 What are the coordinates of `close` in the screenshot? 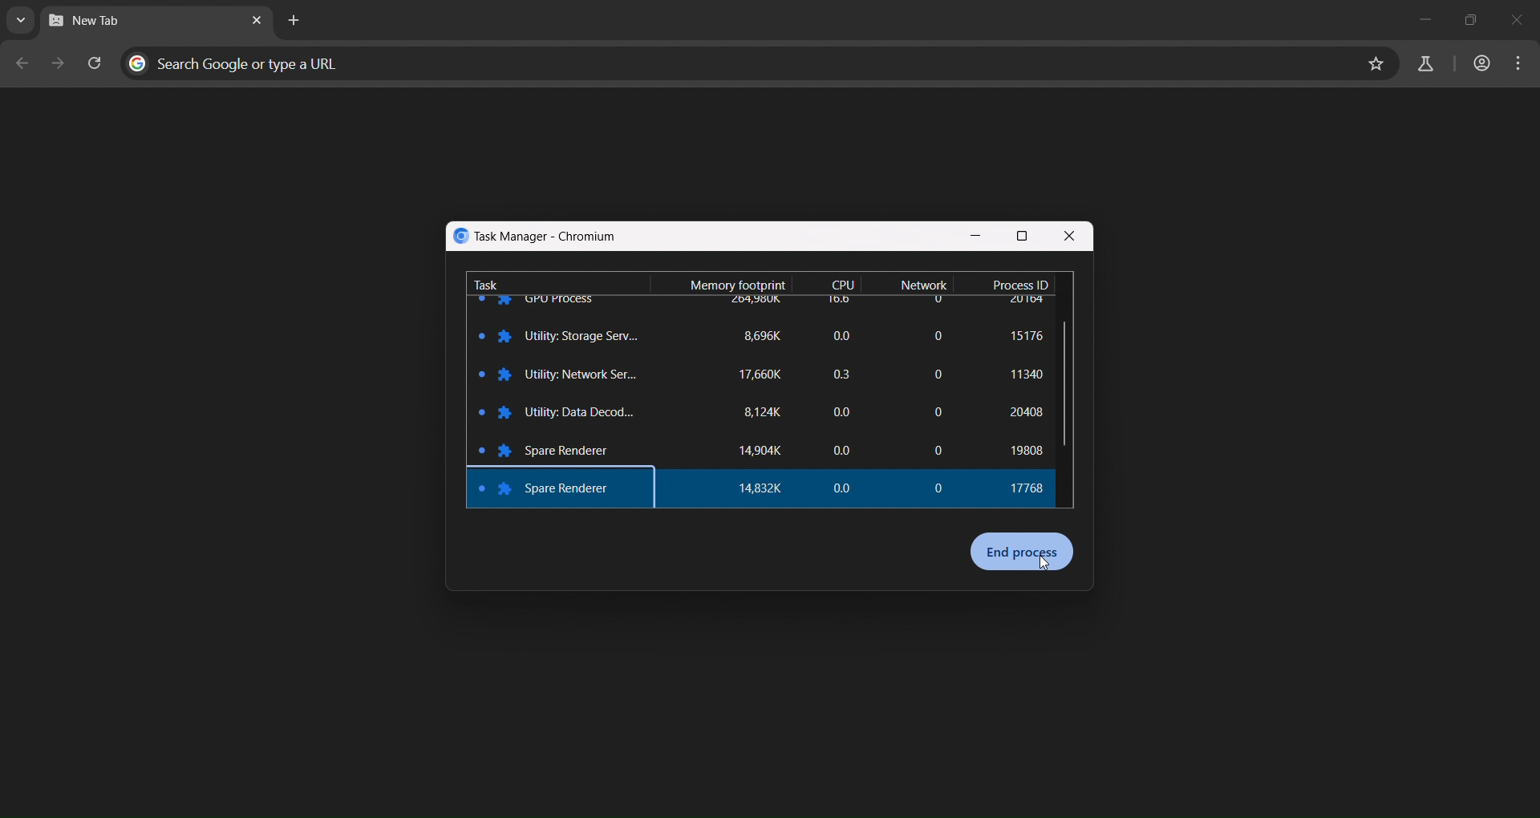 It's located at (1525, 18).